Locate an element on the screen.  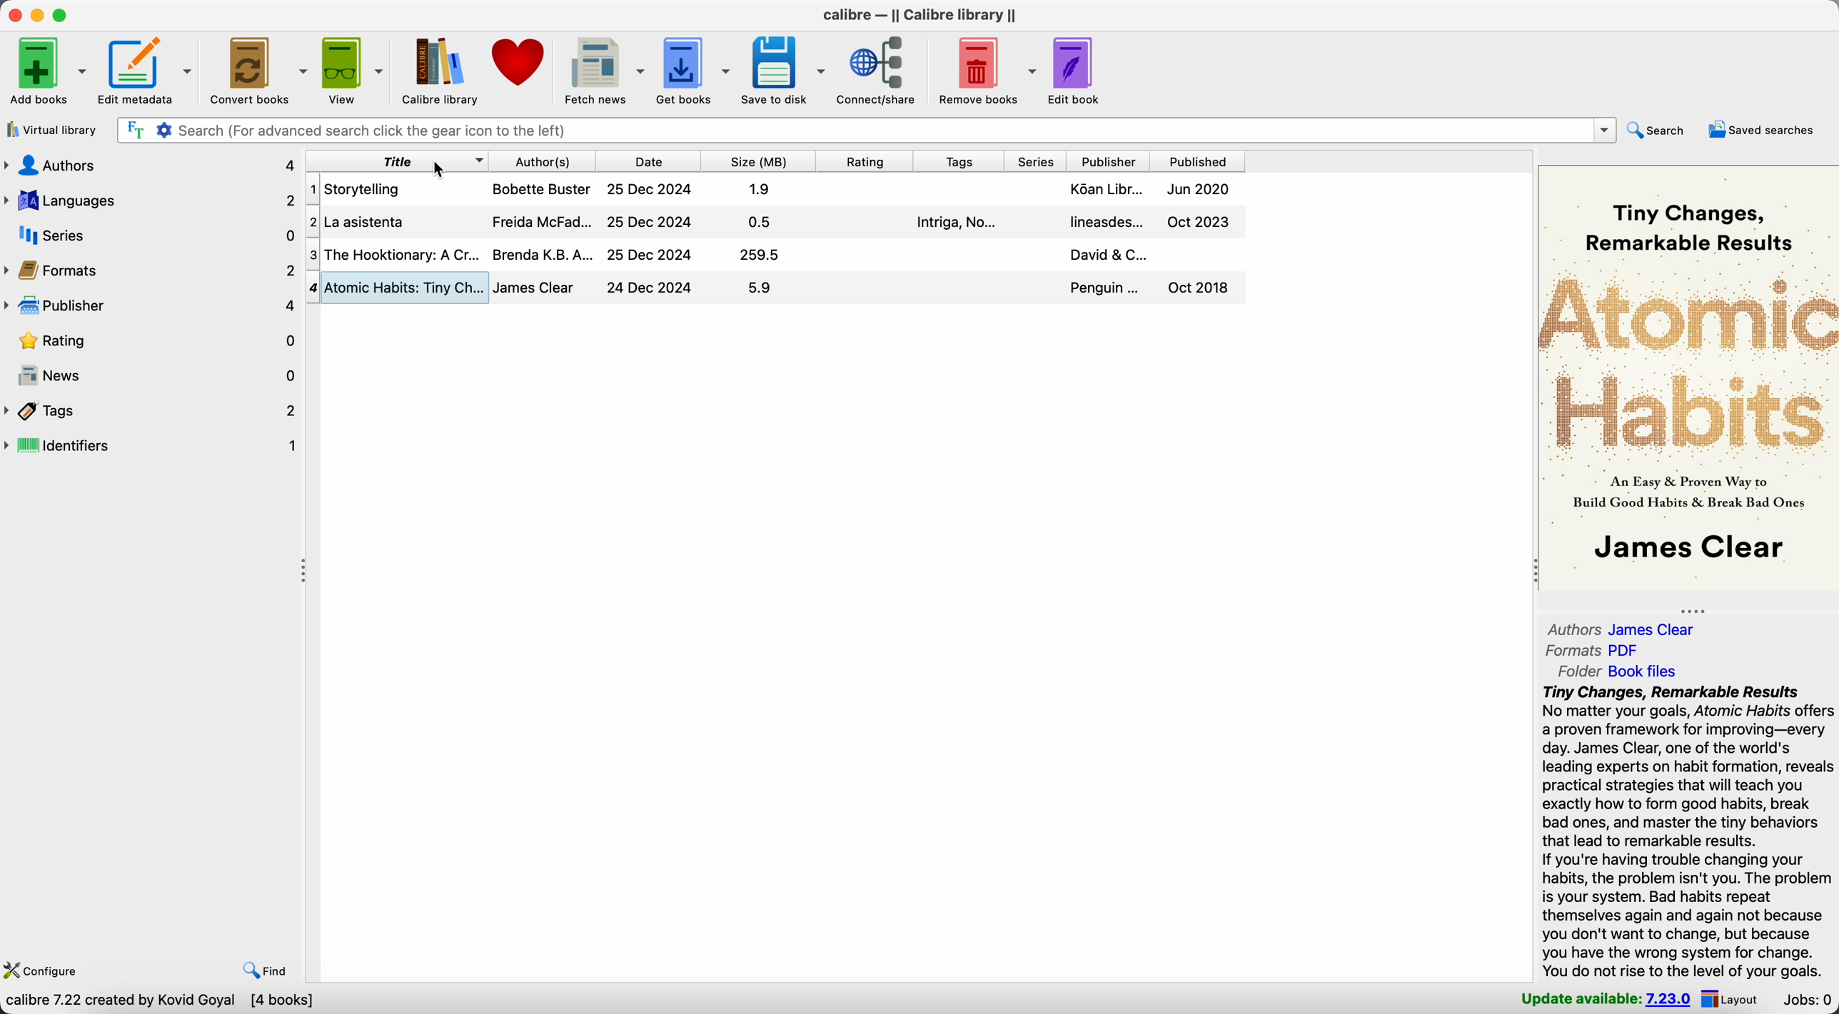
convert books is located at coordinates (258, 72).